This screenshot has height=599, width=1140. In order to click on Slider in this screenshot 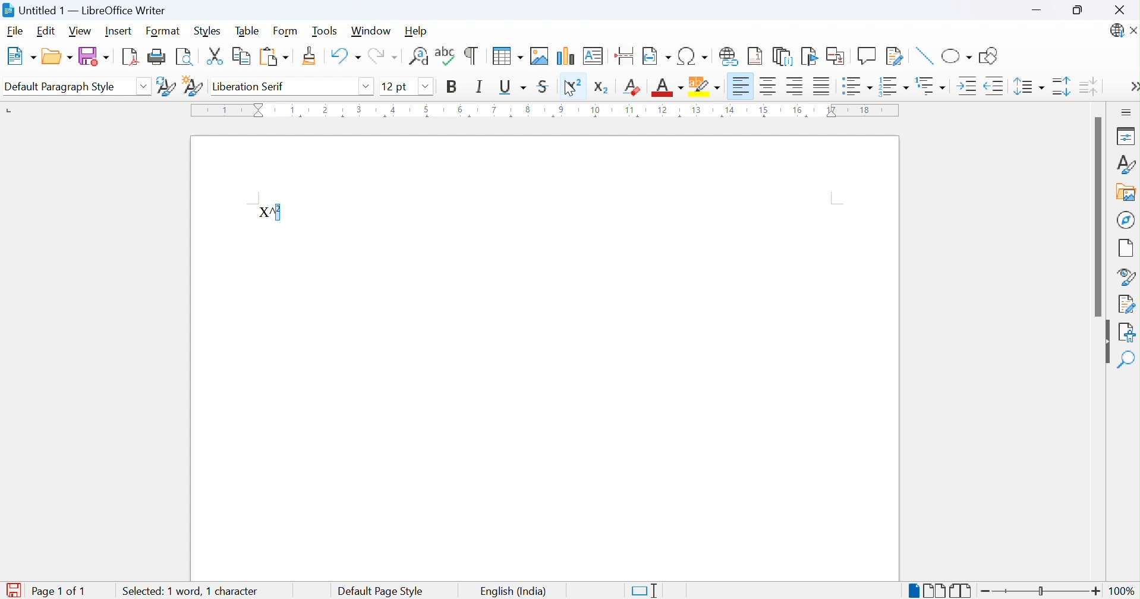, I will do `click(1040, 591)`.